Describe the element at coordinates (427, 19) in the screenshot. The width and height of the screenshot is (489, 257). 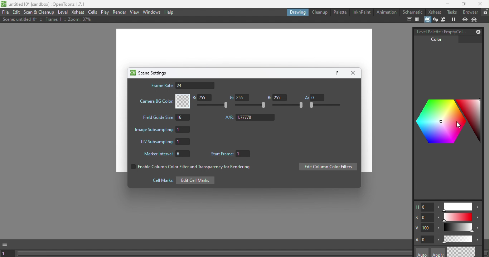
I see `Camera stand view` at that location.